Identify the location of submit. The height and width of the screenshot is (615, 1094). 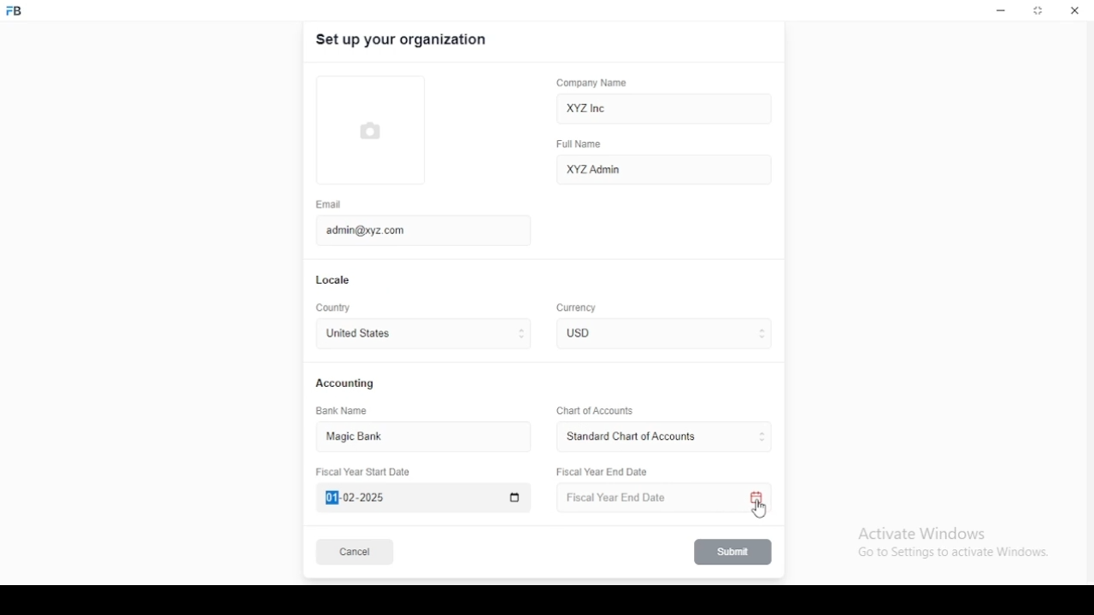
(734, 552).